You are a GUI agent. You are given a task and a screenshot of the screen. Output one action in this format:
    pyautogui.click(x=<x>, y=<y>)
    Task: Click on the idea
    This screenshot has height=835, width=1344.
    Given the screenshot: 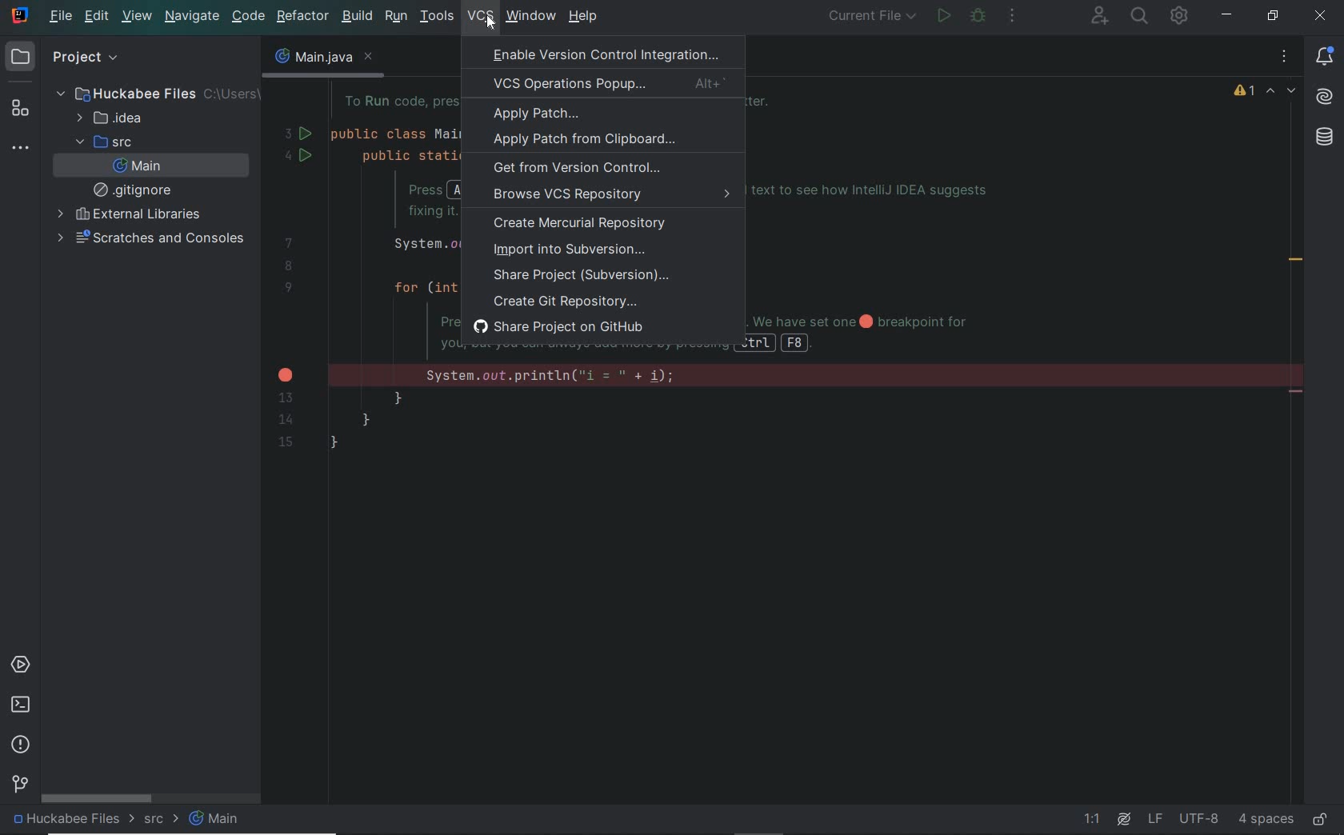 What is the action you would take?
    pyautogui.click(x=114, y=118)
    